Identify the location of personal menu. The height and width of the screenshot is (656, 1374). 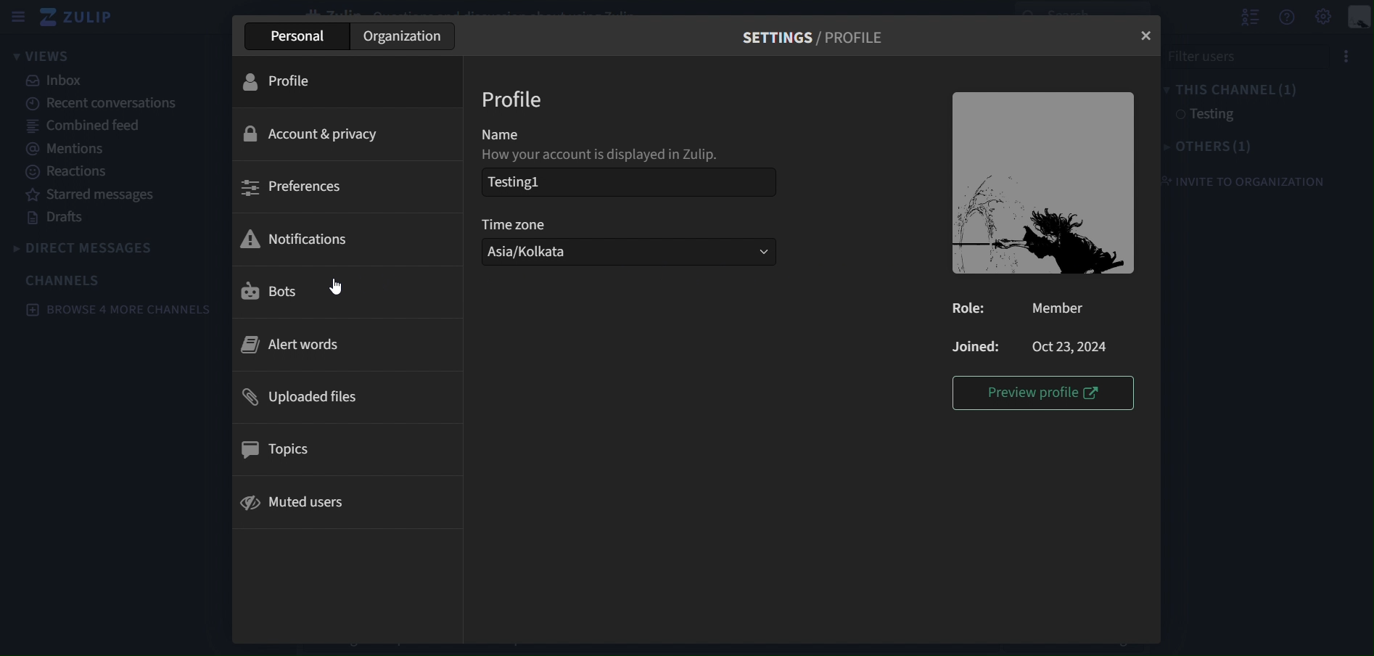
(1359, 17).